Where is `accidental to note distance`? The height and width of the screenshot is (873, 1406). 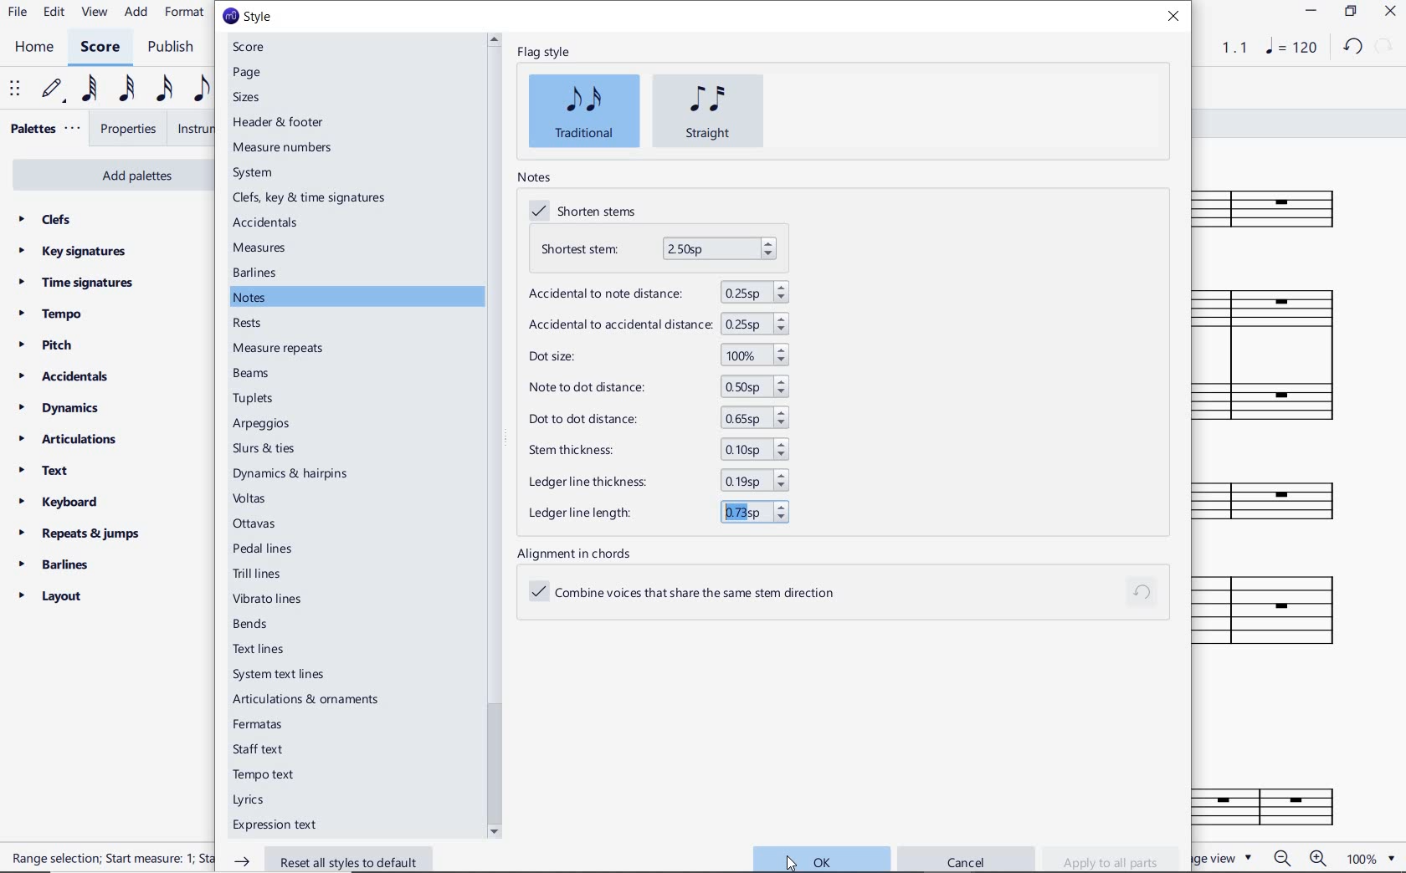
accidental to note distance is located at coordinates (654, 291).